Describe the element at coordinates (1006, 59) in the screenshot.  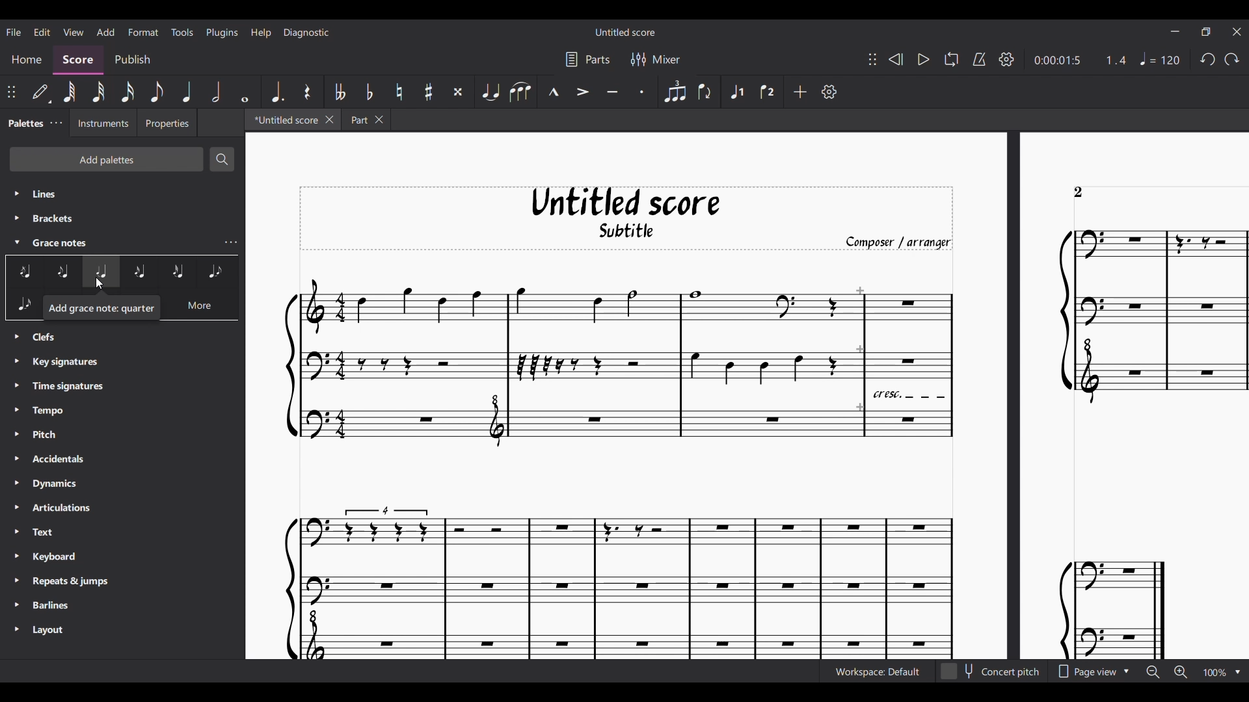
I see `Playback settings` at that location.